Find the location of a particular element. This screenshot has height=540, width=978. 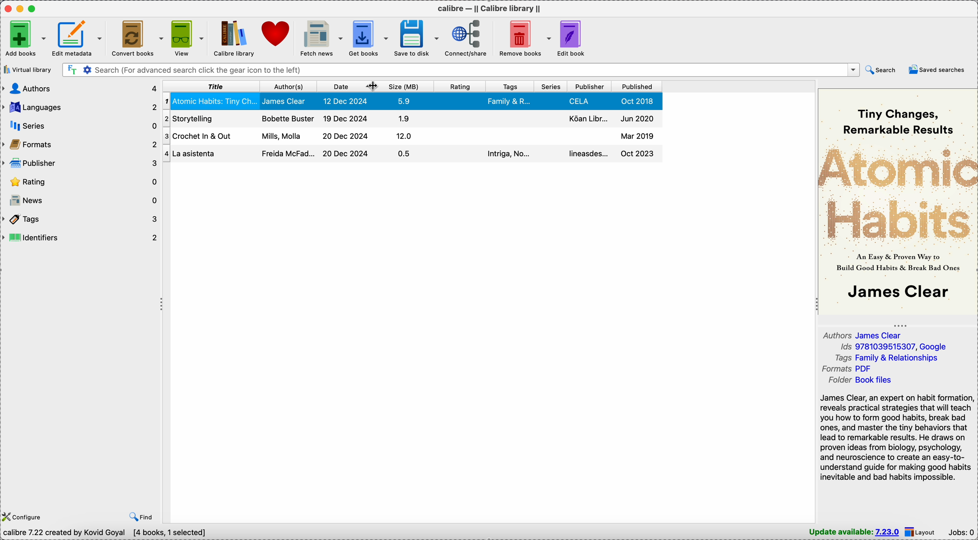

virtual library is located at coordinates (27, 70).